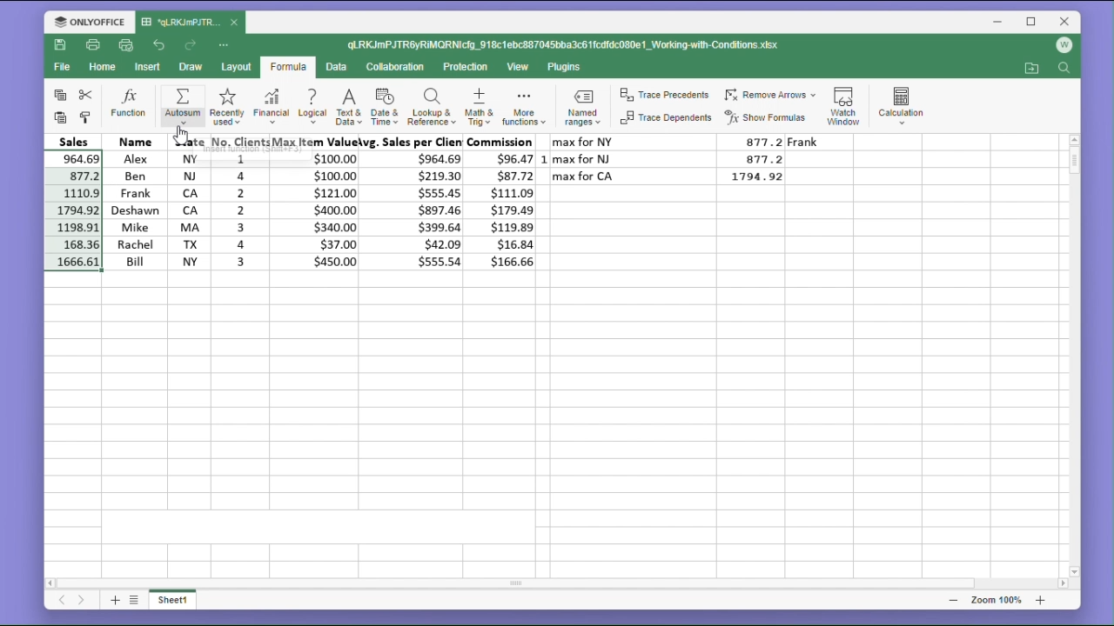 The height and width of the screenshot is (626, 1114). I want to click on quick print, so click(127, 46).